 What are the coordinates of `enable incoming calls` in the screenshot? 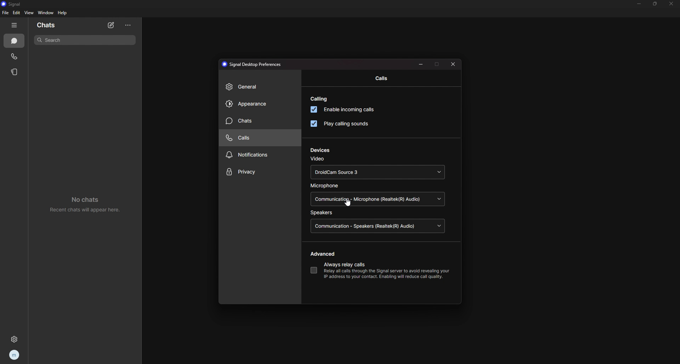 It's located at (346, 110).